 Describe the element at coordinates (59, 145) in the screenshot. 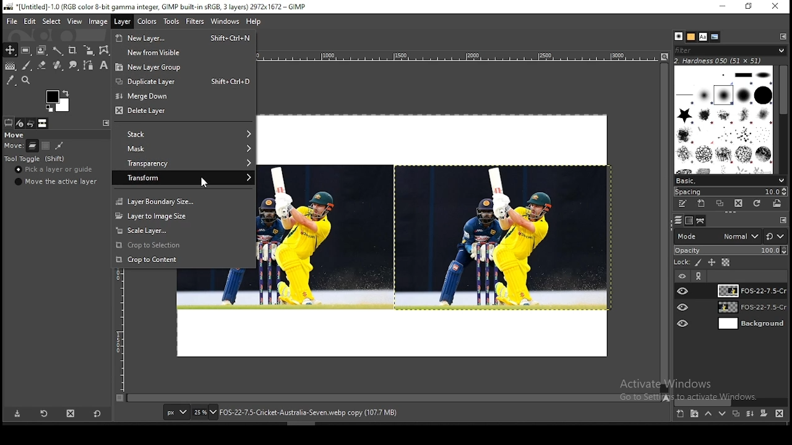

I see `move paths` at that location.